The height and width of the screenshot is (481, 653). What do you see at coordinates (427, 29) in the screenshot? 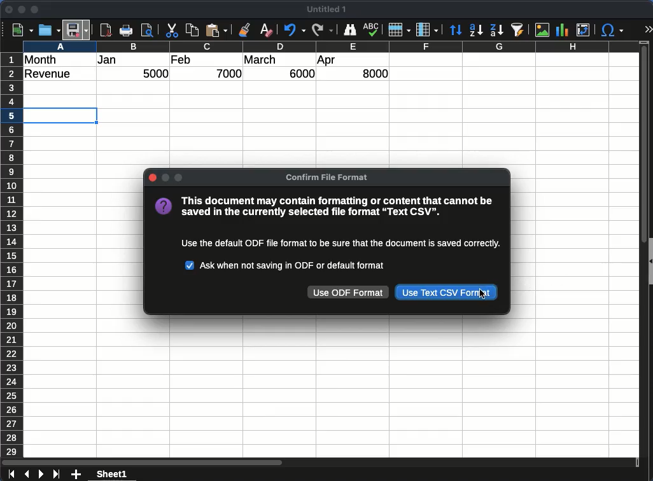
I see `column` at bounding box center [427, 29].